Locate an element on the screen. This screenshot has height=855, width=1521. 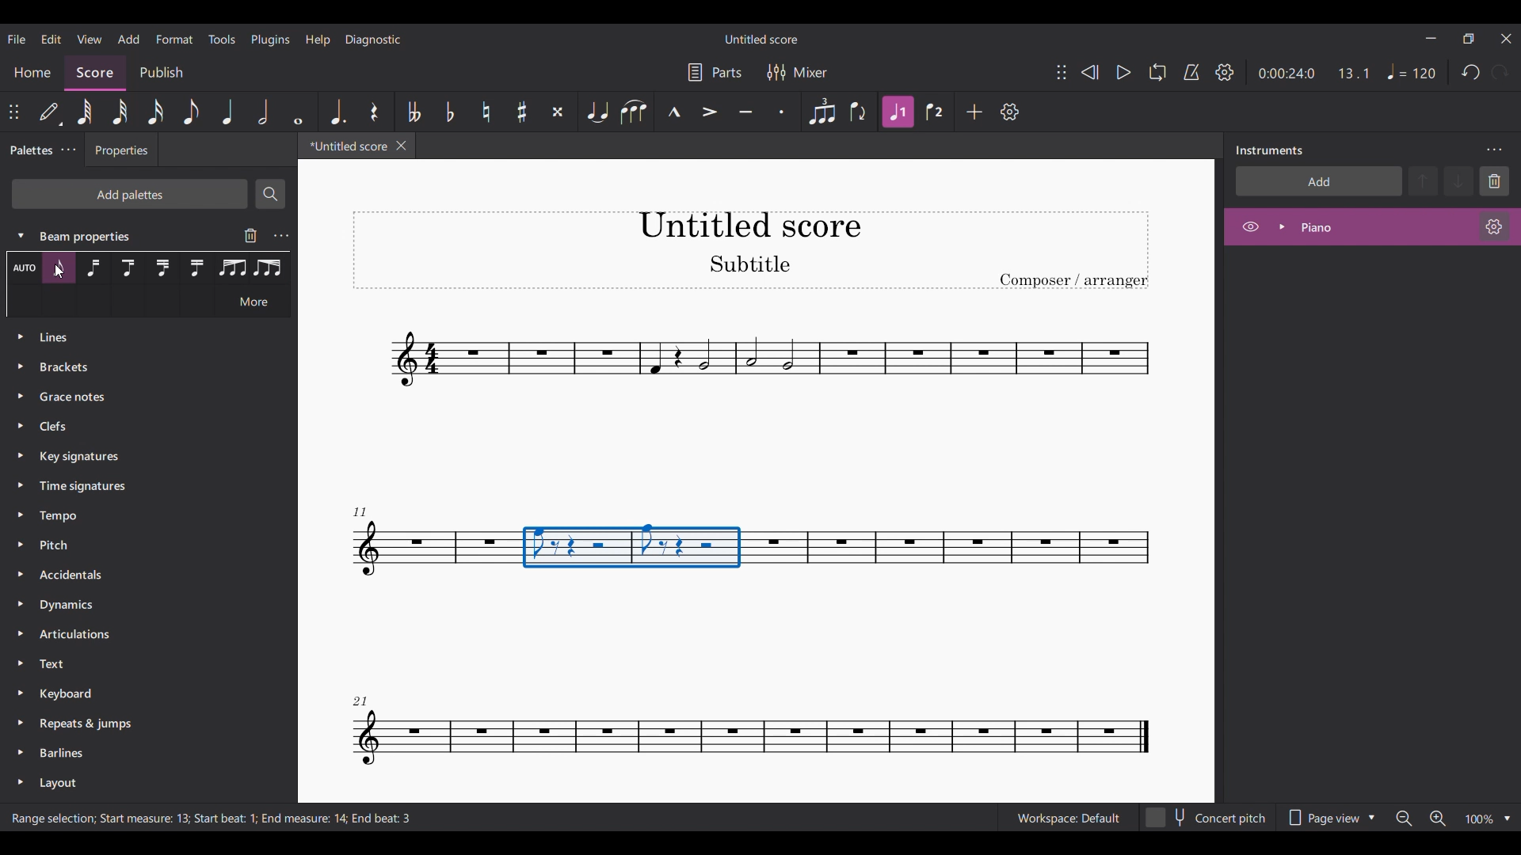
Tenuto is located at coordinates (745, 112).